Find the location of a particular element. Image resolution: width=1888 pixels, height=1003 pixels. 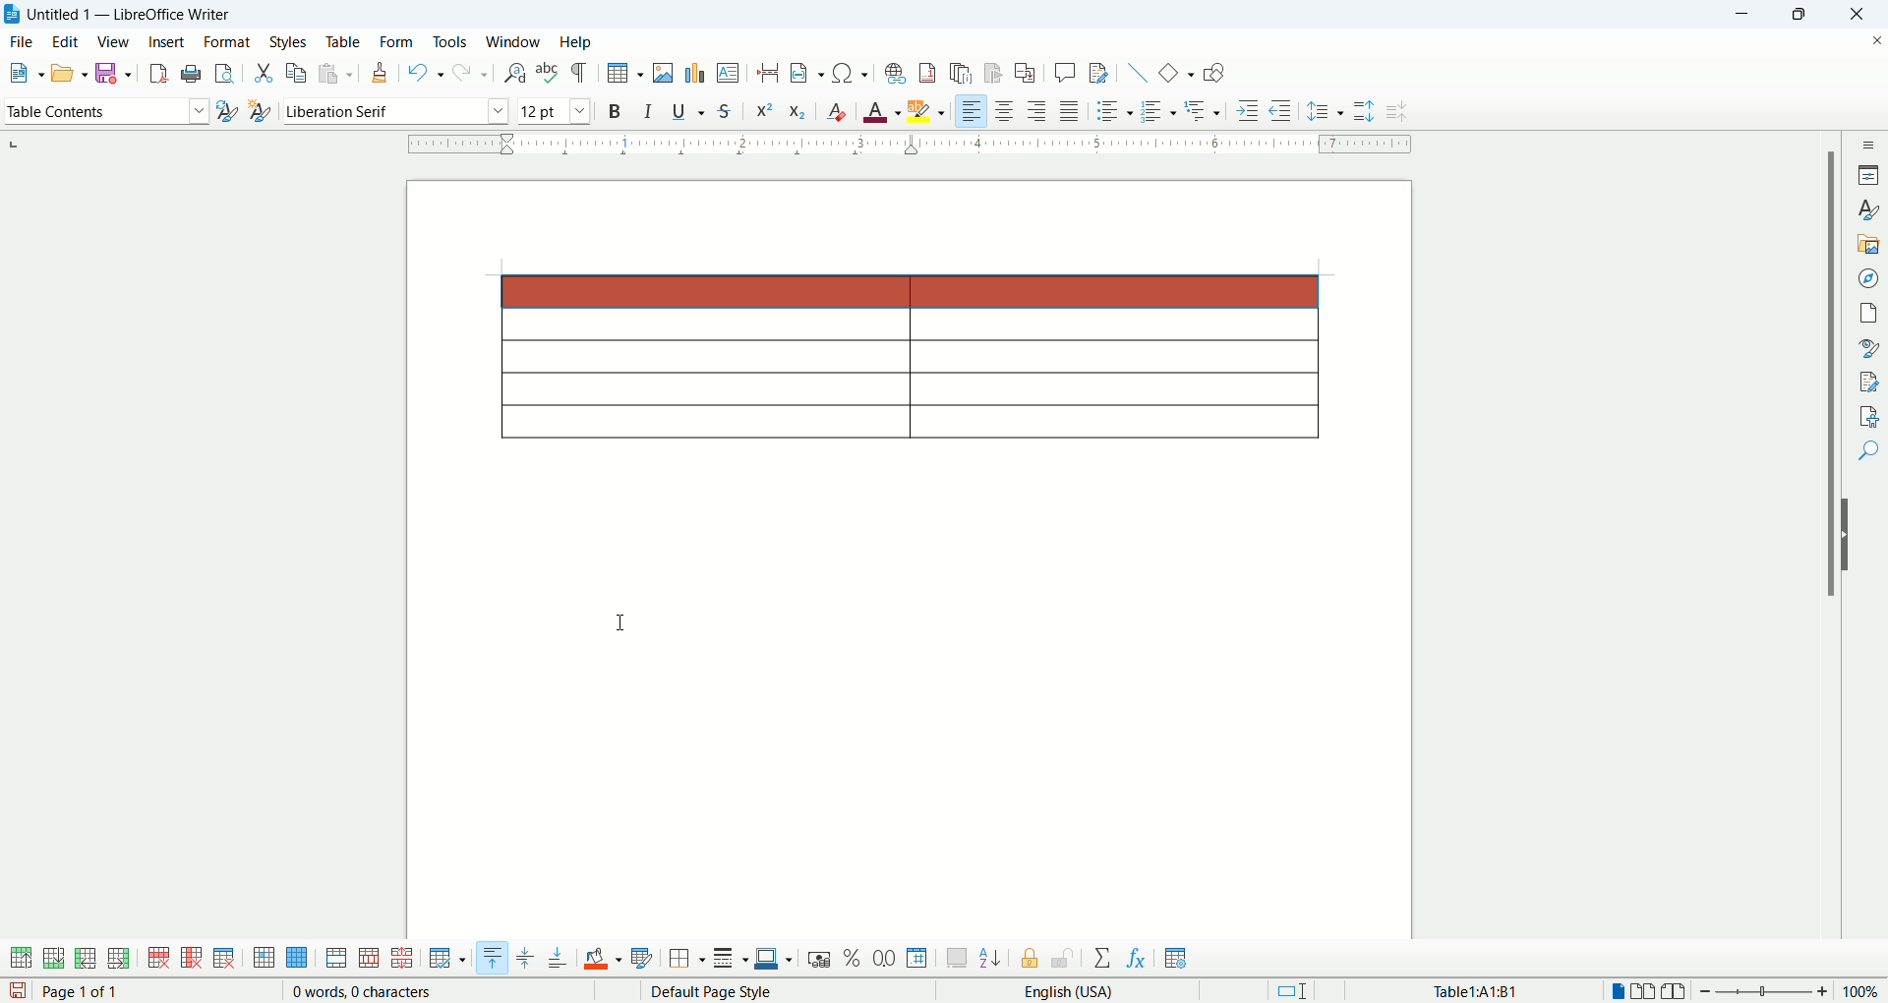

insert row above is located at coordinates (23, 958).